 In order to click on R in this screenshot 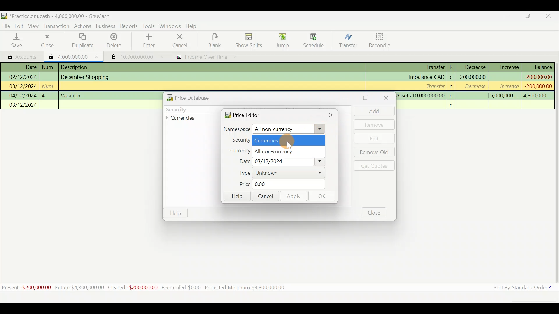, I will do `click(453, 67)`.